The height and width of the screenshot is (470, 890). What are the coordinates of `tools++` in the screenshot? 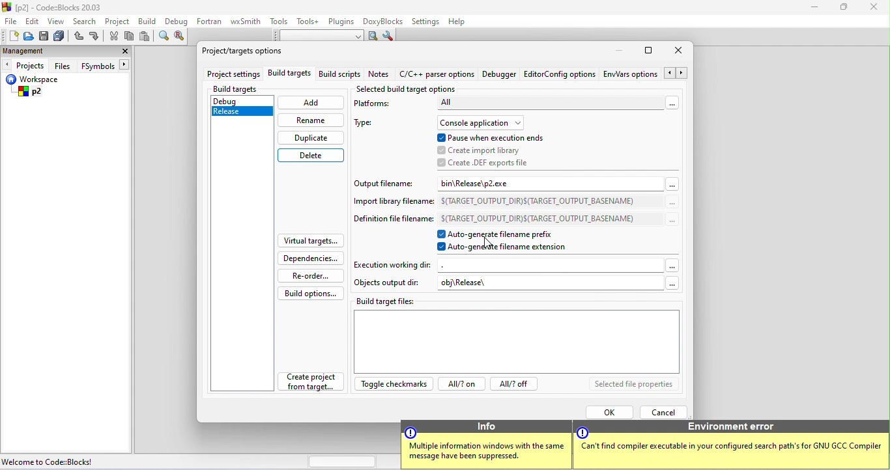 It's located at (310, 22).